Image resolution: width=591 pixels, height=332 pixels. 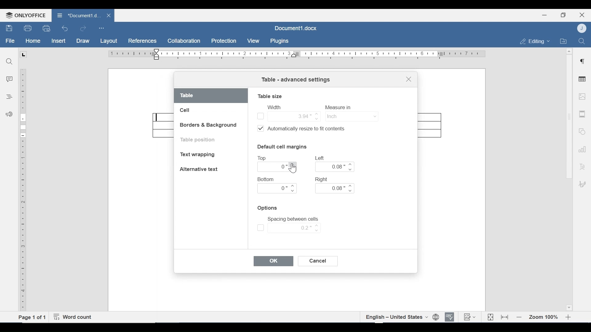 I want to click on 0.2, so click(x=278, y=167).